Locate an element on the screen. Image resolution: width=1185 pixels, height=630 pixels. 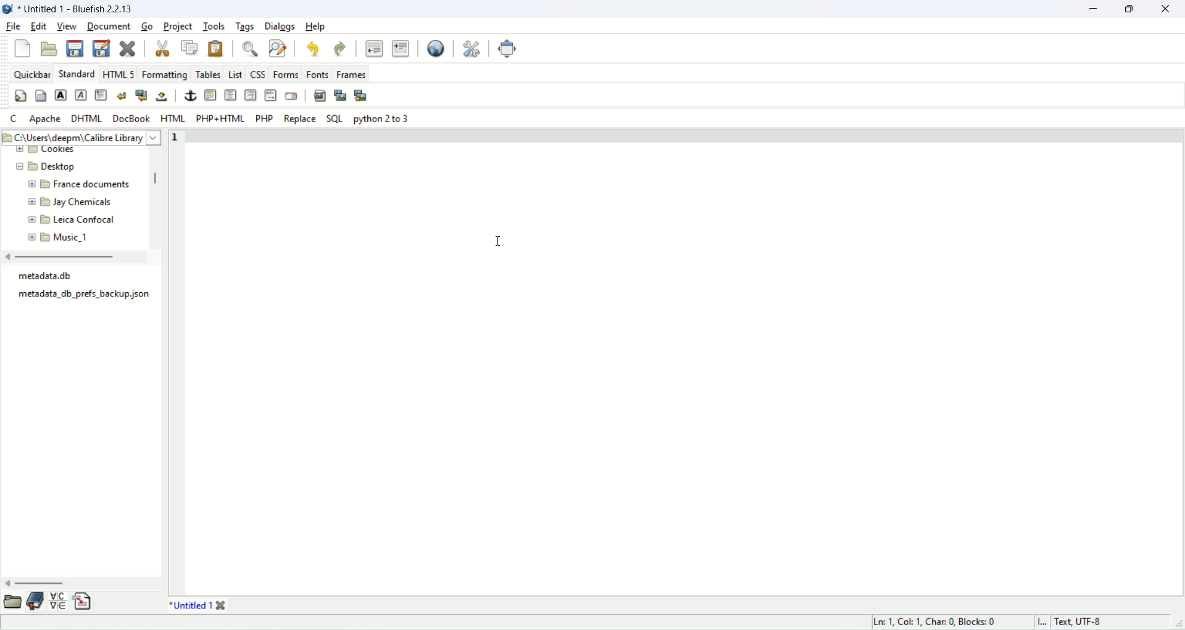
folder name is located at coordinates (75, 185).